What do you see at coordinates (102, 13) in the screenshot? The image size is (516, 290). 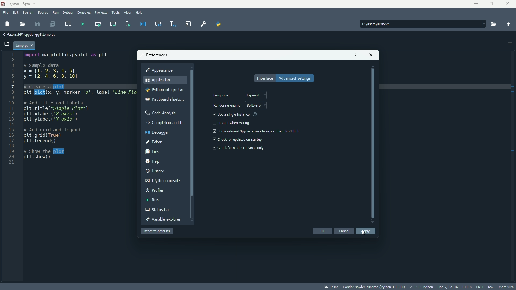 I see `projects` at bounding box center [102, 13].